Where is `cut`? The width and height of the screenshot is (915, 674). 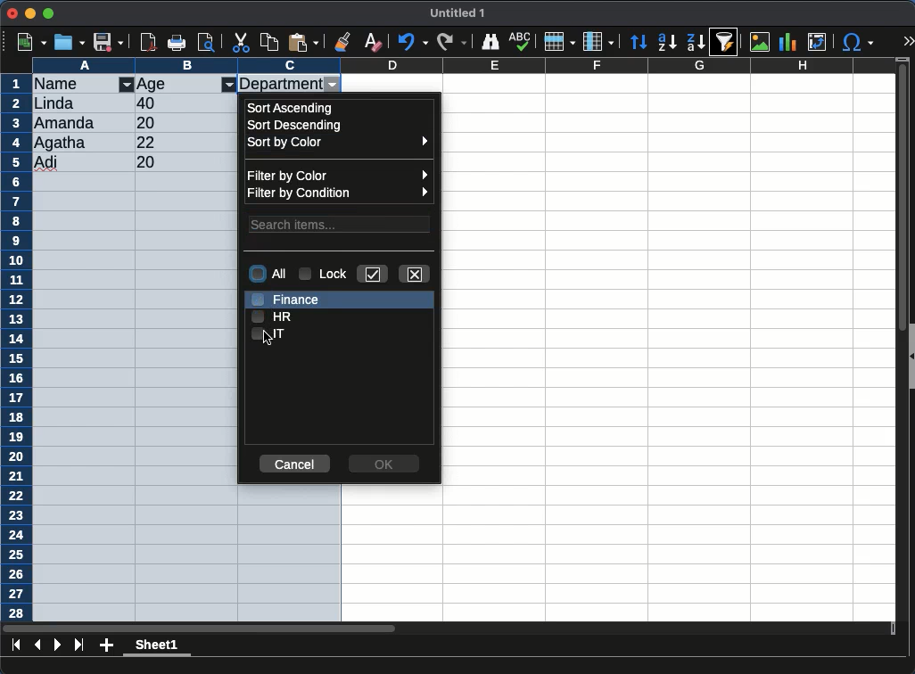
cut is located at coordinates (242, 42).